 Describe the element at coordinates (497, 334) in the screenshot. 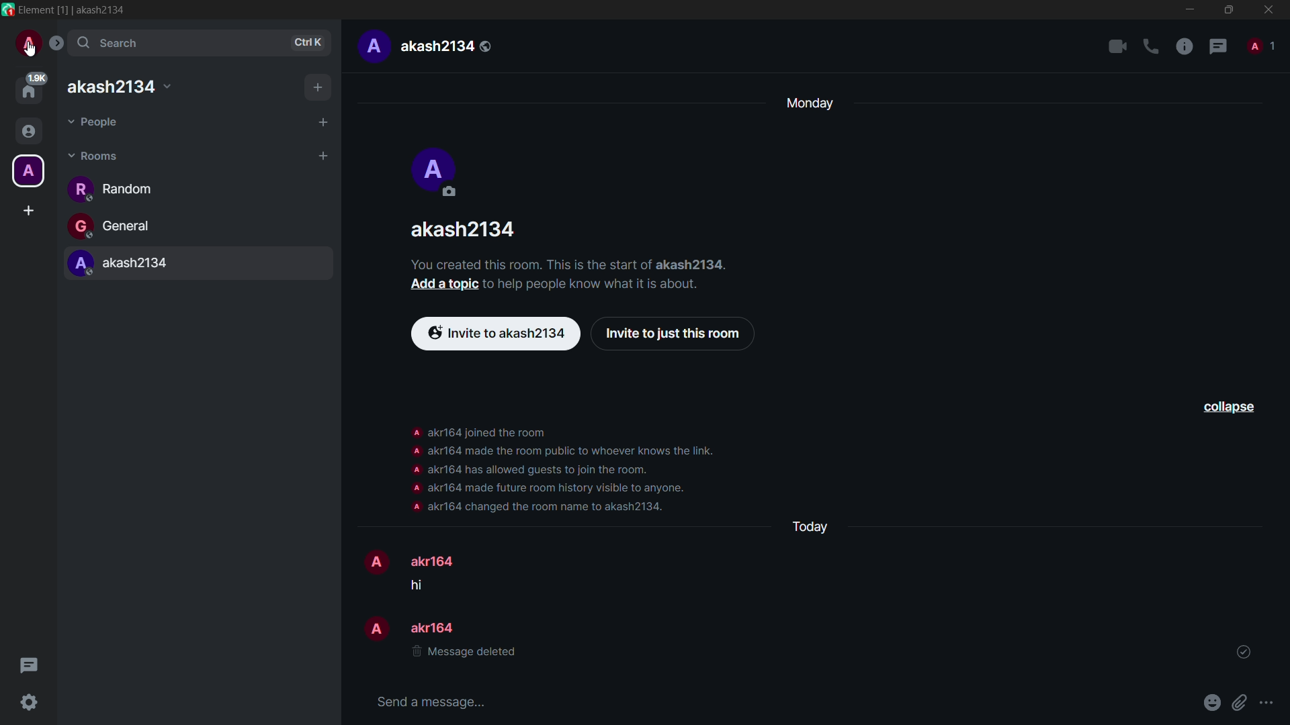

I see `invite to akash2134` at that location.